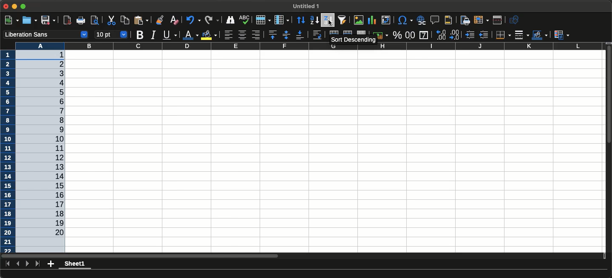 The height and width of the screenshot is (278, 612). What do you see at coordinates (174, 20) in the screenshot?
I see `Clear direct formatting` at bounding box center [174, 20].